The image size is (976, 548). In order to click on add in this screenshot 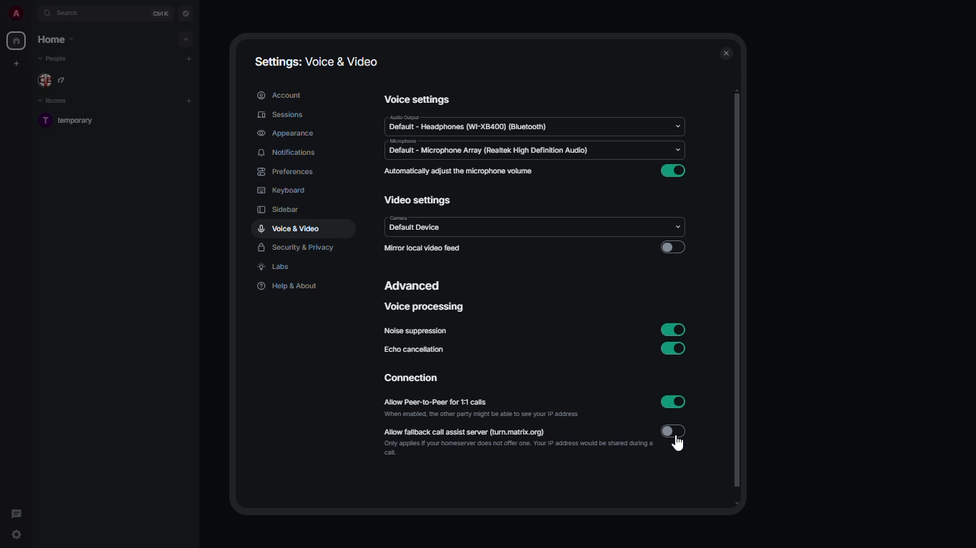, I will do `click(189, 99)`.